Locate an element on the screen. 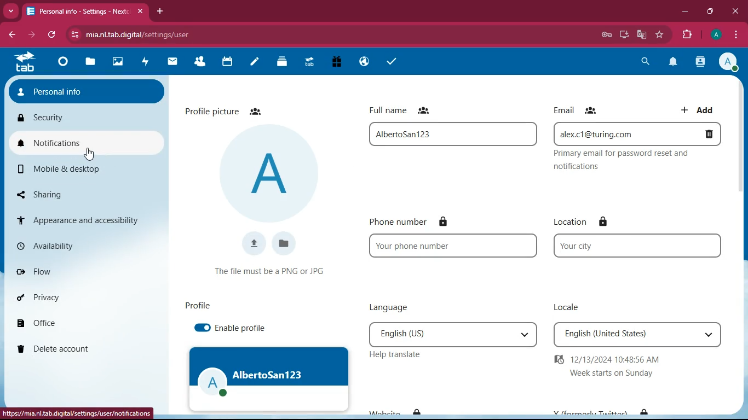  minimize is located at coordinates (684, 12).